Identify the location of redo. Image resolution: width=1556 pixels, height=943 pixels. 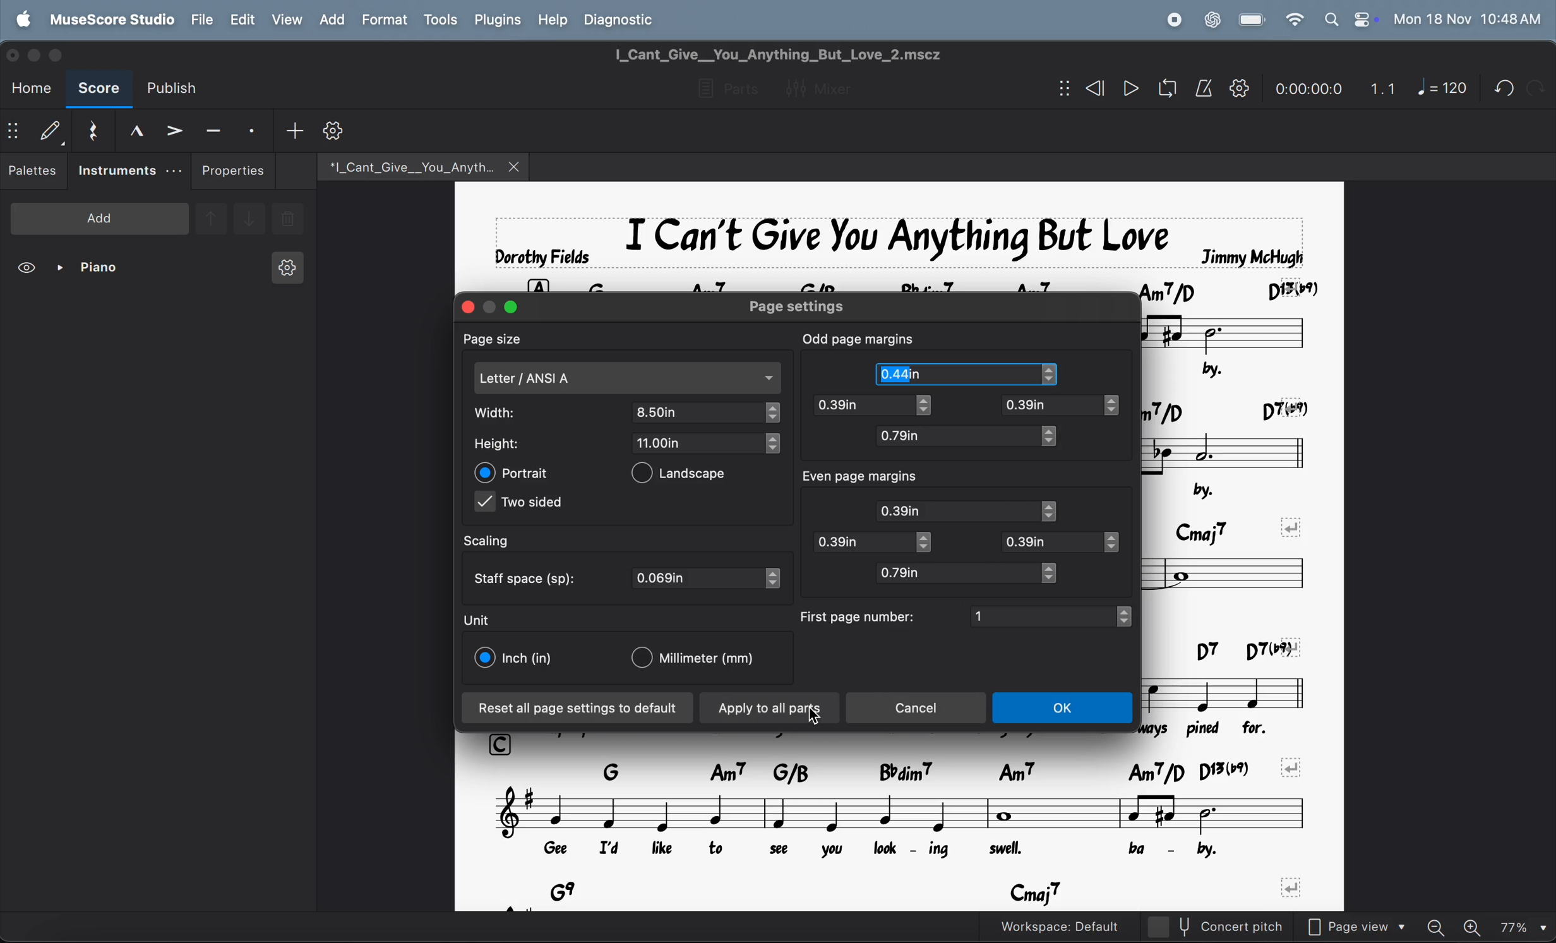
(1499, 88).